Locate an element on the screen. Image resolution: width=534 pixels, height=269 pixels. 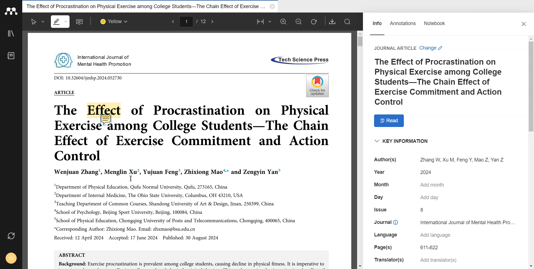
Day Add day is located at coordinates (407, 197).